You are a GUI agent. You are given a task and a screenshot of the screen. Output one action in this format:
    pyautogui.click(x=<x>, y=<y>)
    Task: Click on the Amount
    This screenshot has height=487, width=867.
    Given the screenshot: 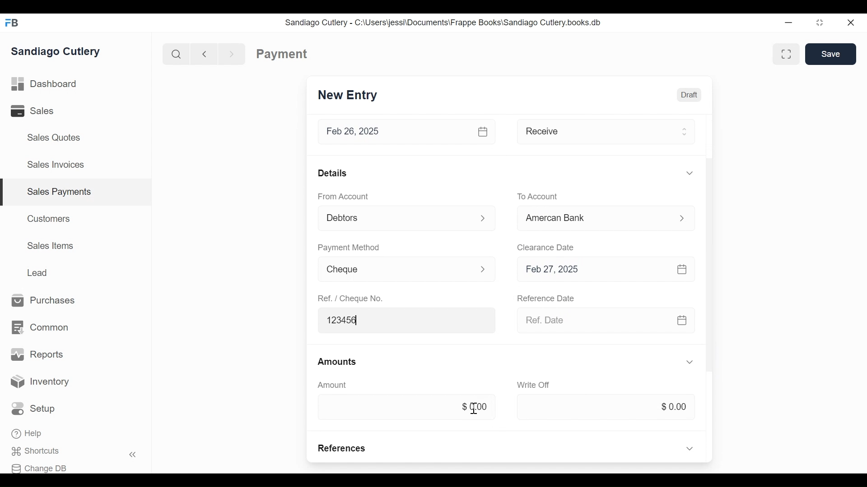 What is the action you would take?
    pyautogui.click(x=332, y=385)
    